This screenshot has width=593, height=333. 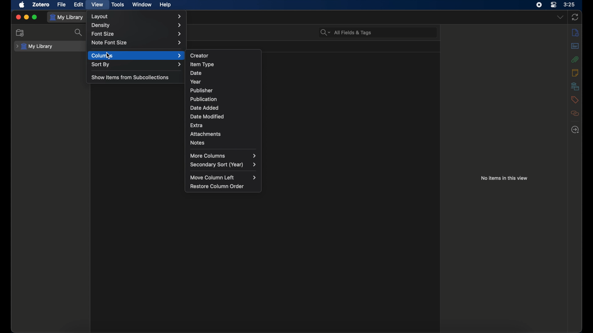 What do you see at coordinates (576, 113) in the screenshot?
I see `related` at bounding box center [576, 113].